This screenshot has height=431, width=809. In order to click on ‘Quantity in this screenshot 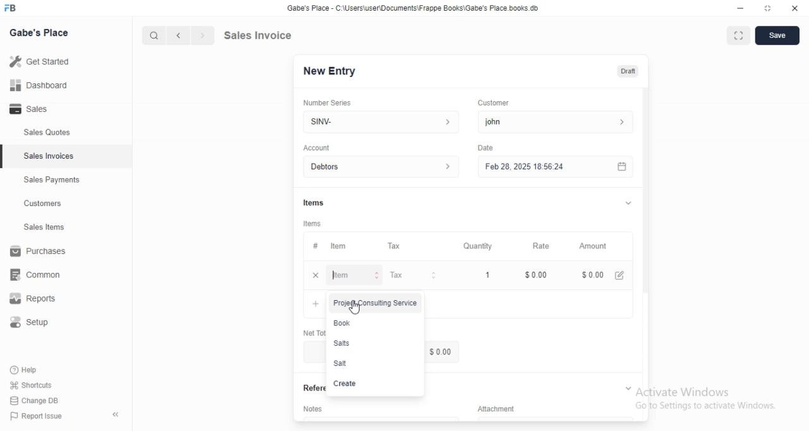, I will do `click(477, 246)`.